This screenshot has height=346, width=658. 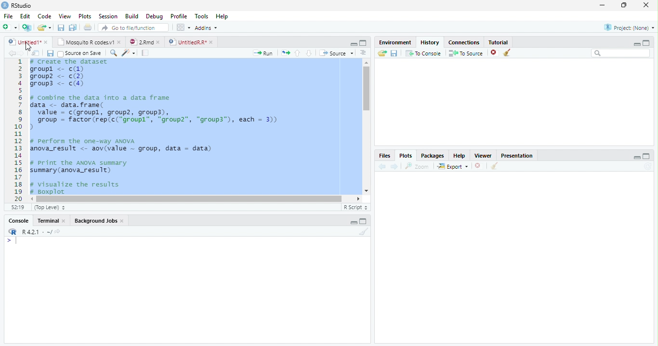 I want to click on Viewer, so click(x=484, y=155).